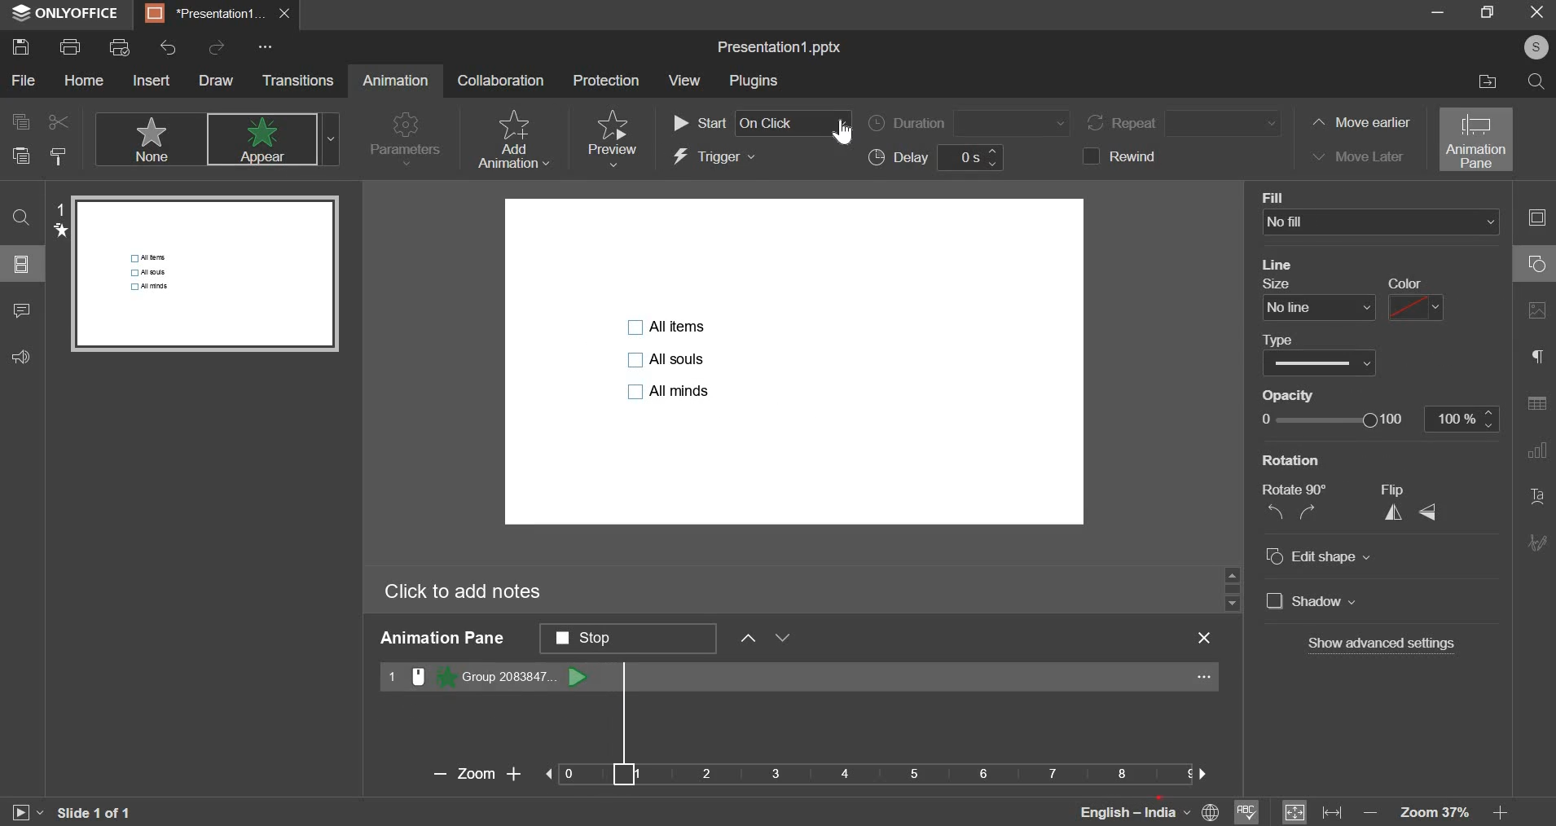 The height and width of the screenshot is (826, 1556). I want to click on rewind, so click(1127, 156).